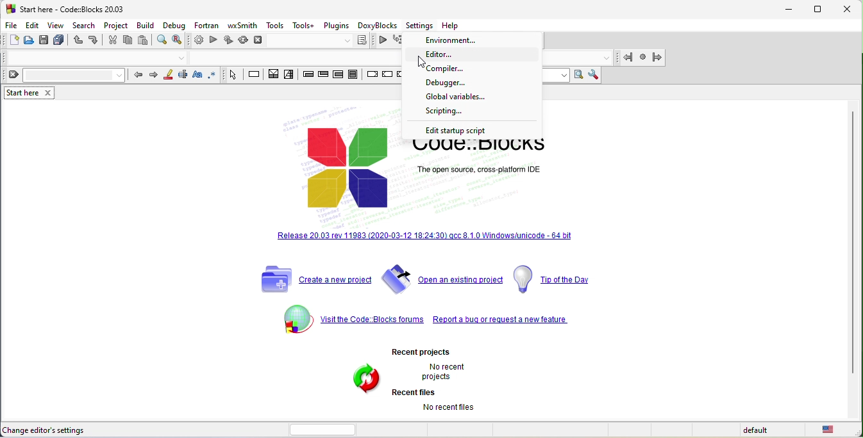 The height and width of the screenshot is (438, 863). I want to click on paste, so click(146, 42).